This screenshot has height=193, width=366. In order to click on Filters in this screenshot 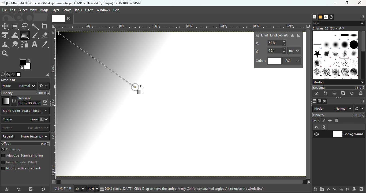, I will do `click(89, 10)`.